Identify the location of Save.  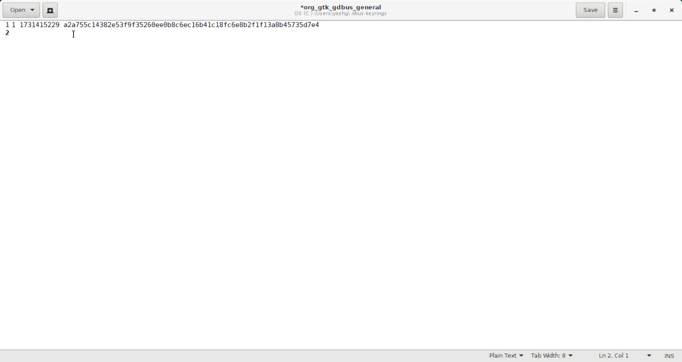
(590, 10).